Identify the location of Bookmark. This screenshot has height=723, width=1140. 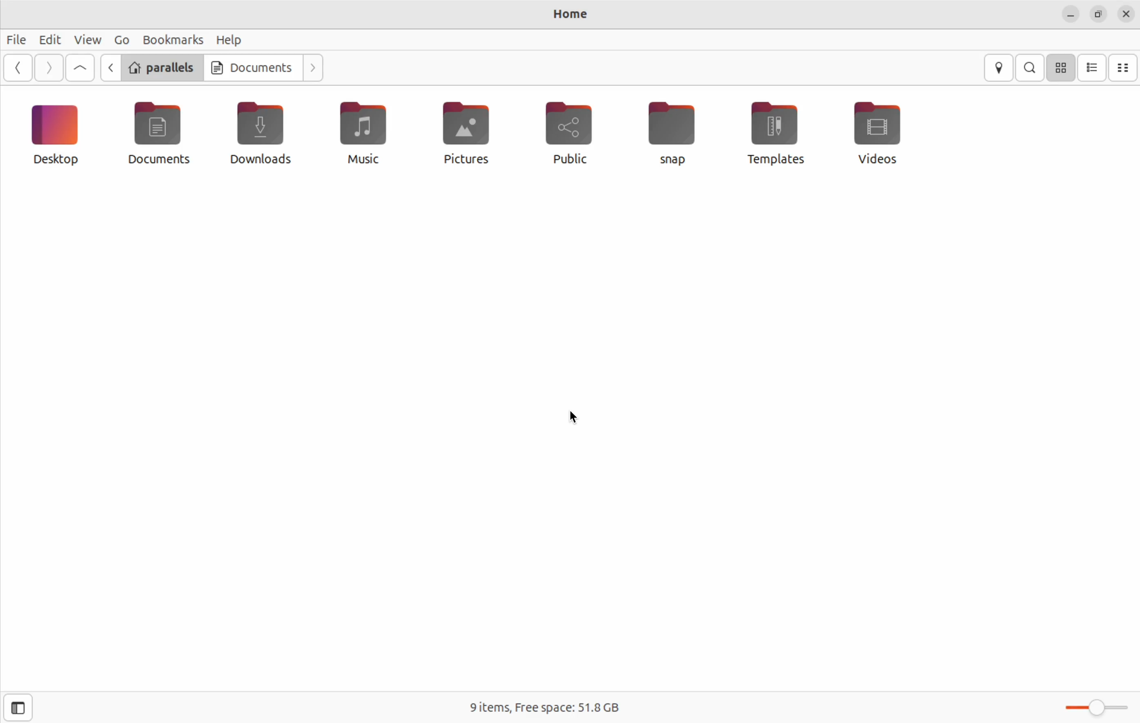
(173, 39).